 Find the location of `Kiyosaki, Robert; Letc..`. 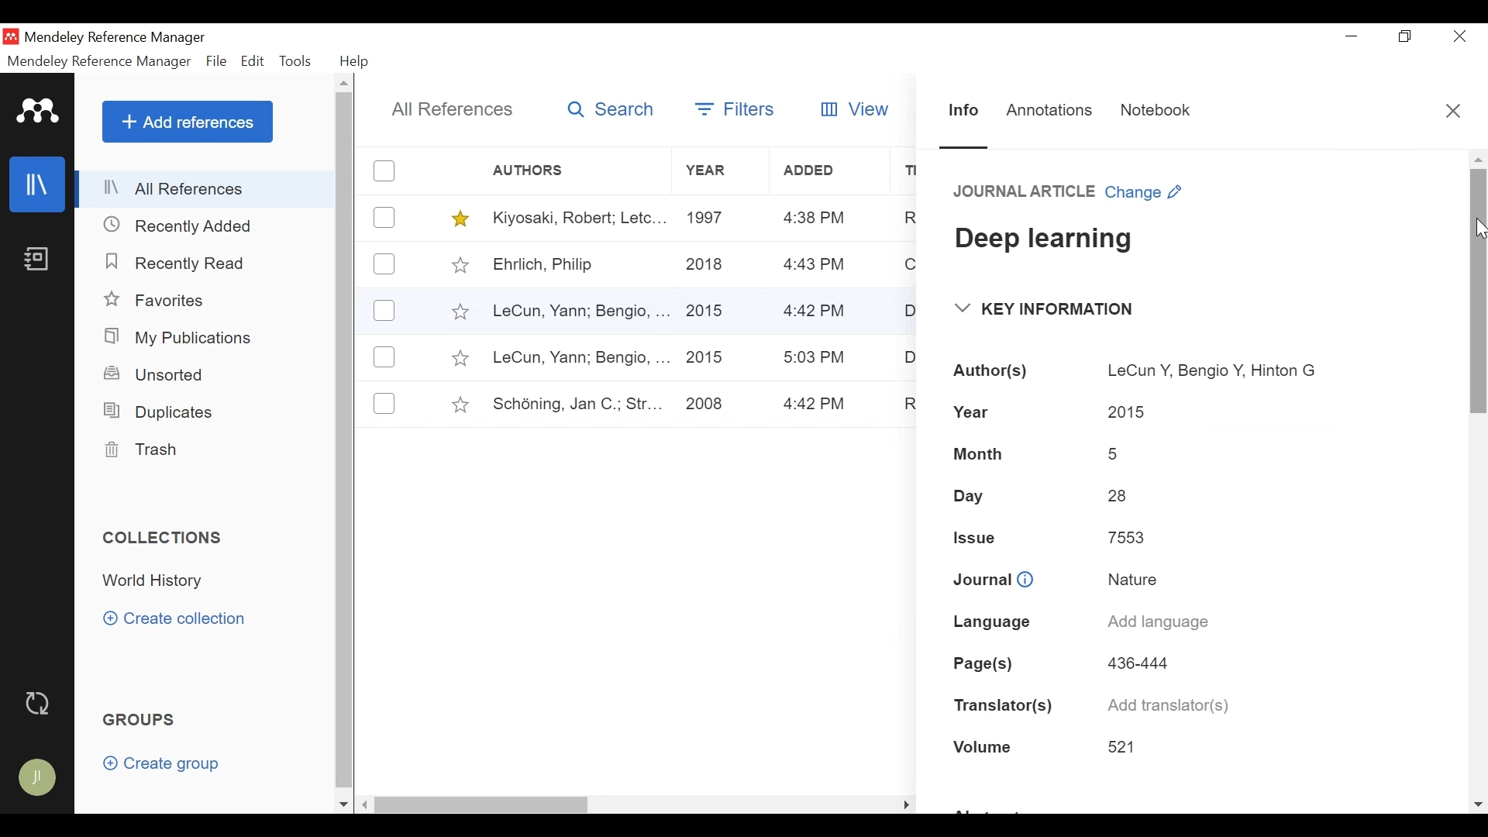

Kiyosaki, Robert; Letc.. is located at coordinates (580, 216).